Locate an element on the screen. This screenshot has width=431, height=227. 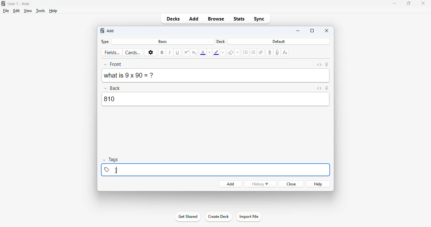
help is located at coordinates (53, 11).